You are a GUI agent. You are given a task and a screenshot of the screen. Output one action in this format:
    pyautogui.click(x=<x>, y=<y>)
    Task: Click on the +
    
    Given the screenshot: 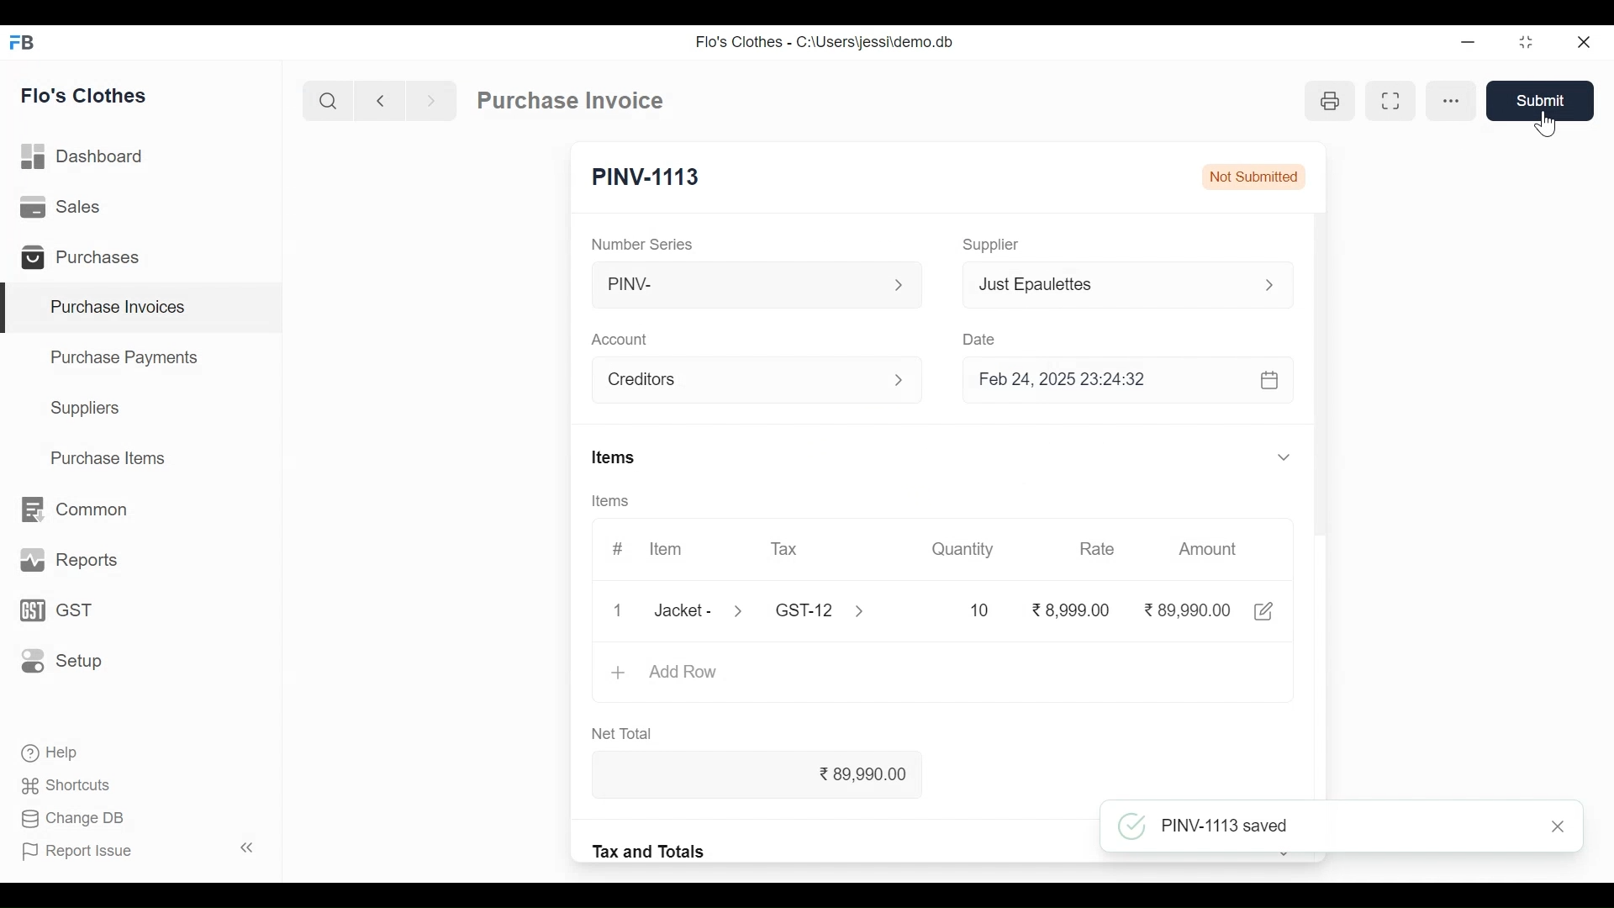 What is the action you would take?
    pyautogui.click(x=618, y=674)
    